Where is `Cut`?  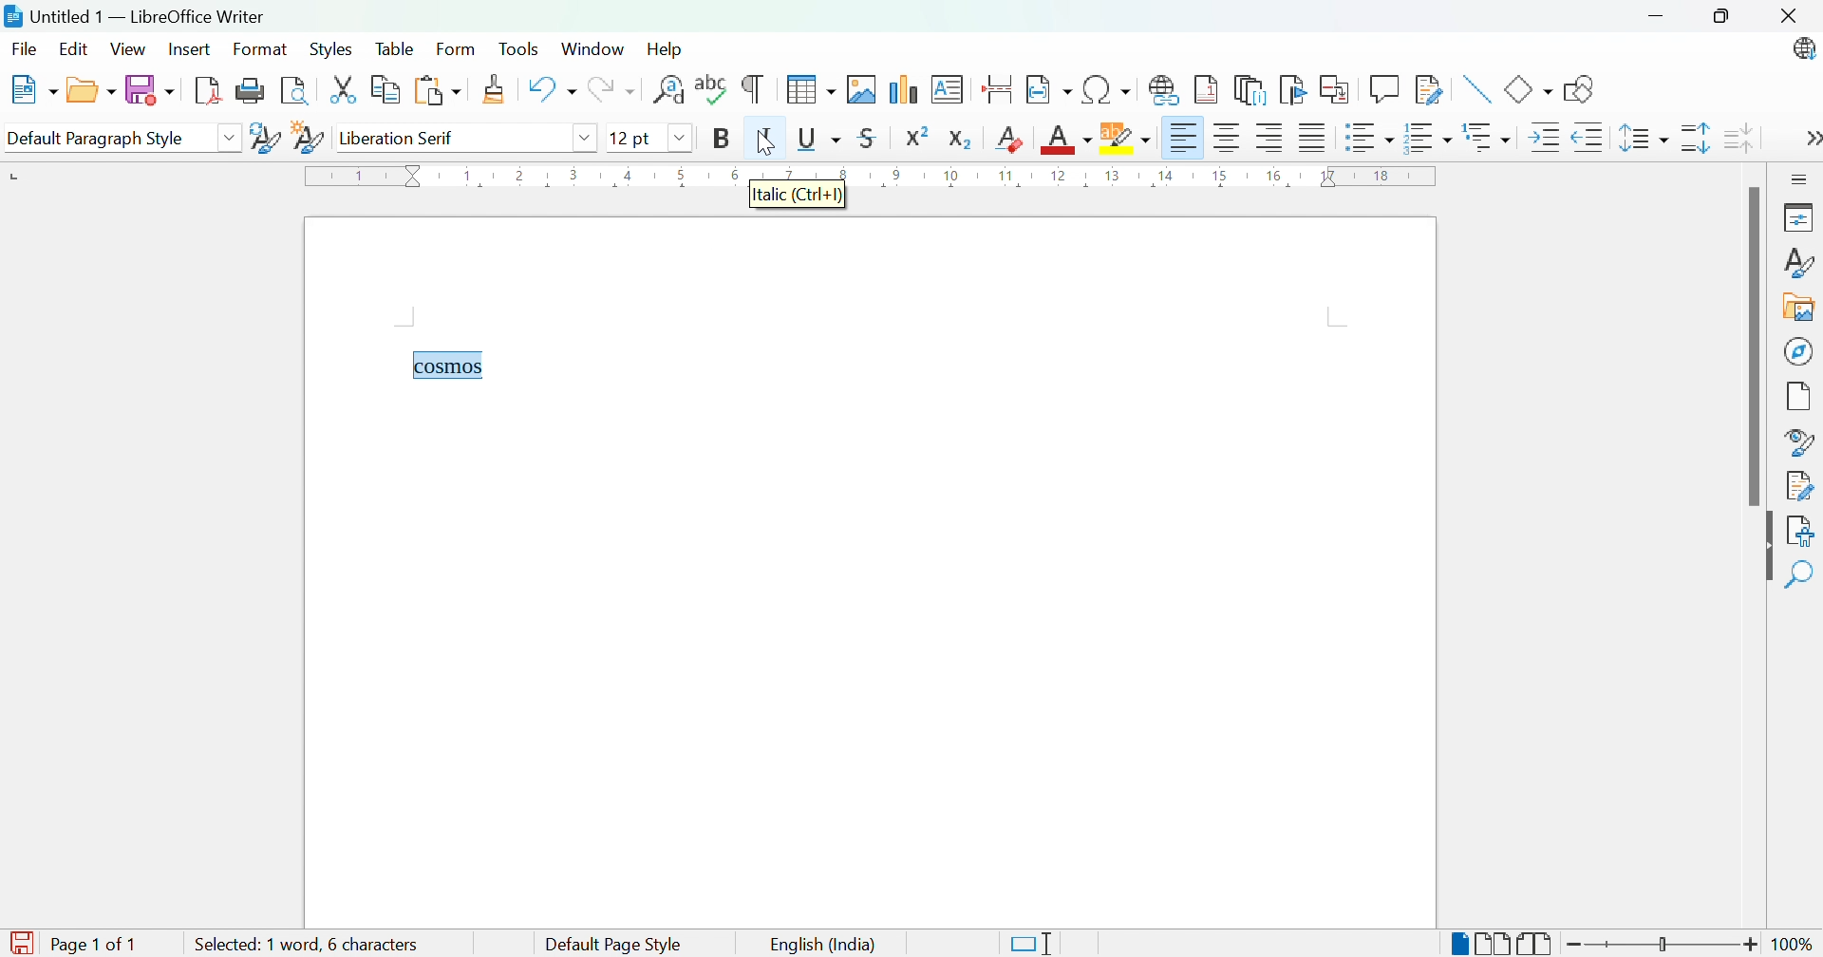 Cut is located at coordinates (348, 92).